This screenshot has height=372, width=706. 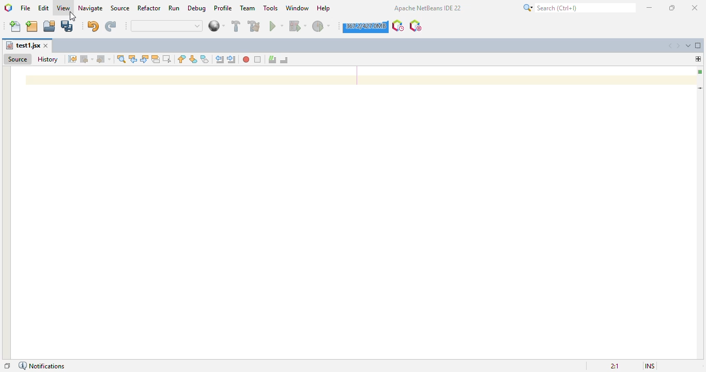 I want to click on maximize windoe, so click(x=698, y=45).